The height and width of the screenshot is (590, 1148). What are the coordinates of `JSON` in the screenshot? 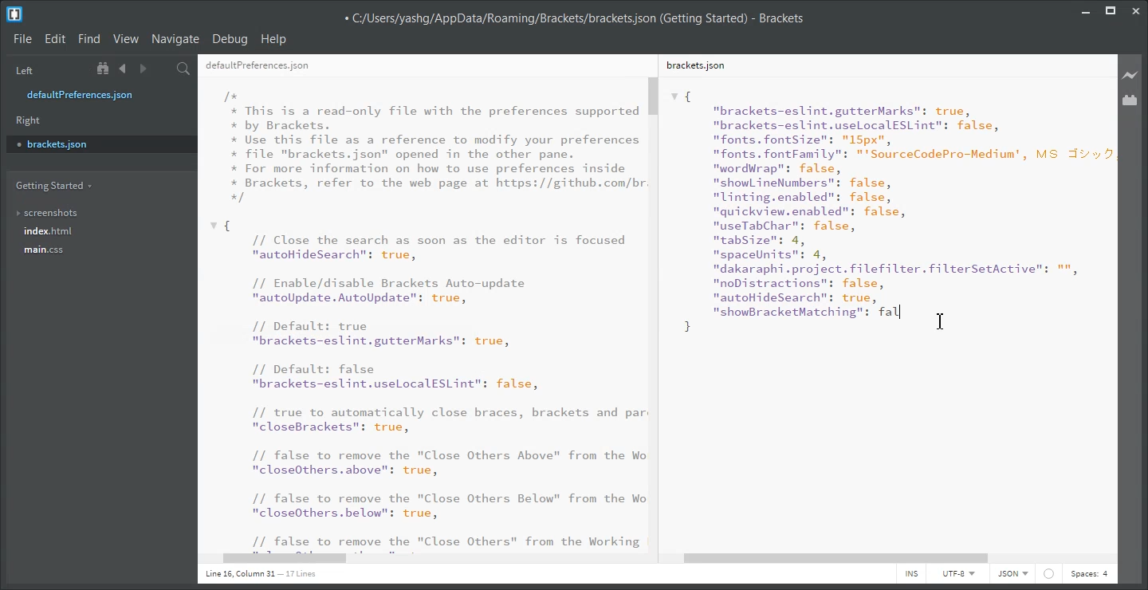 It's located at (1013, 574).